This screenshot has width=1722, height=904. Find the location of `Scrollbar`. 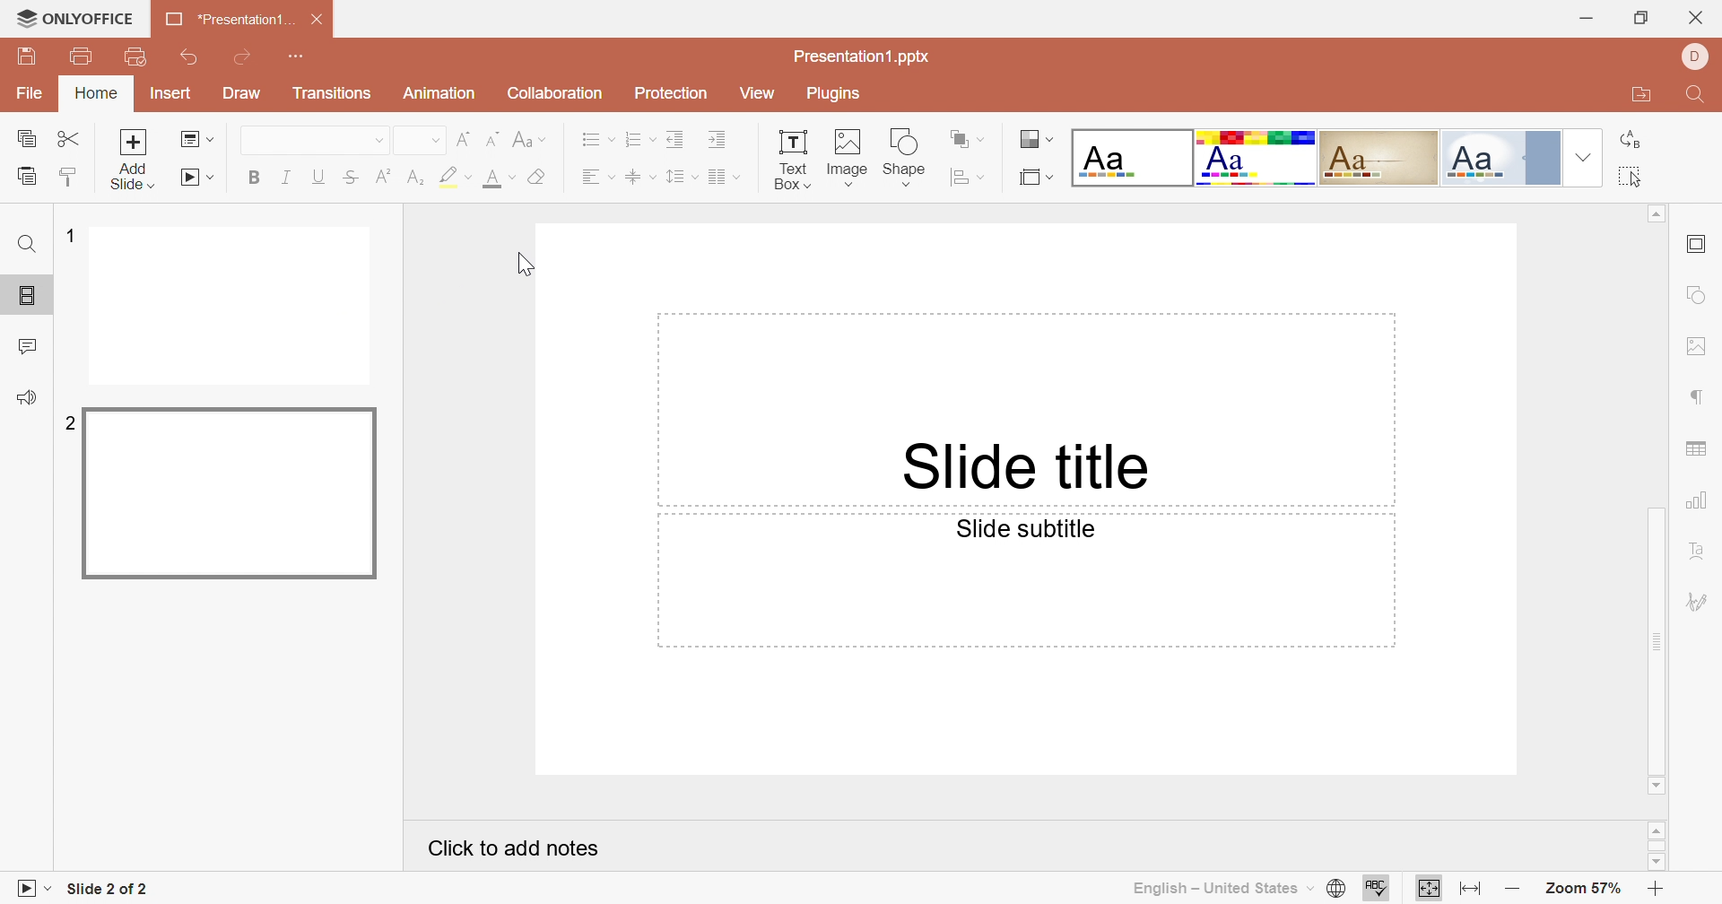

Scrollbar is located at coordinates (1651, 647).